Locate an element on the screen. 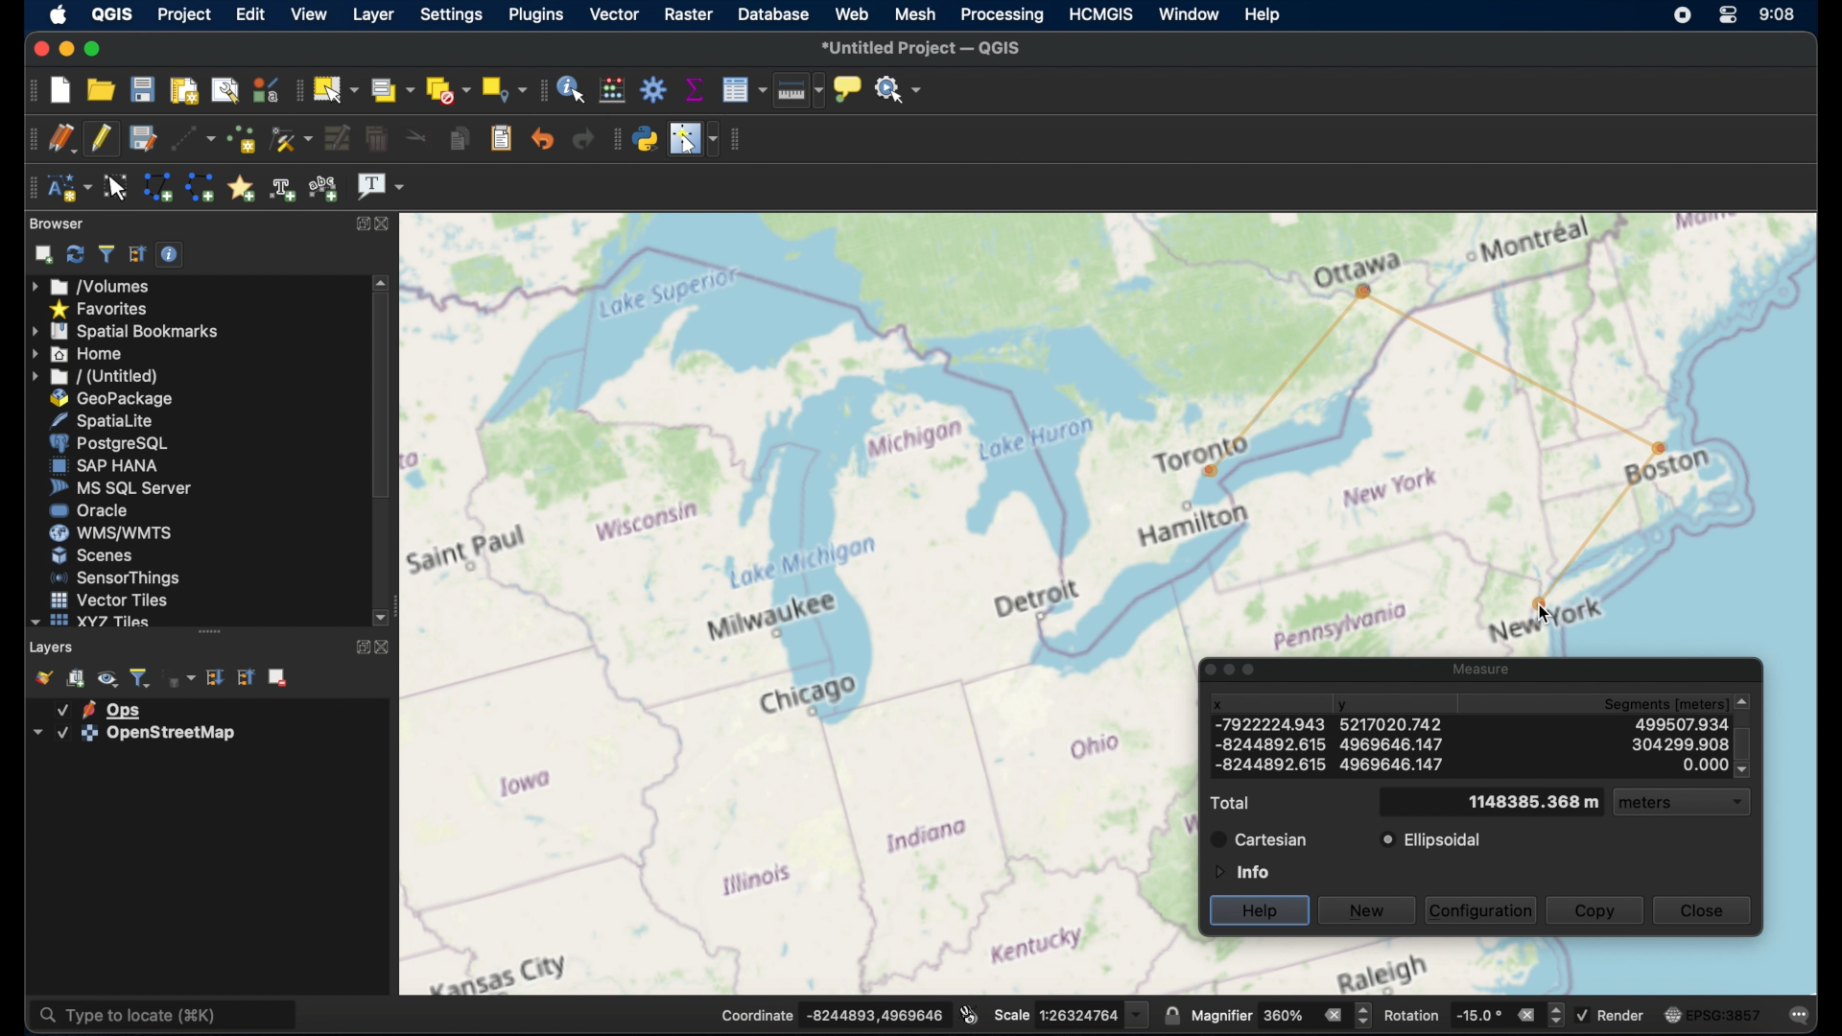 The width and height of the screenshot is (1842, 1036). new project is located at coordinates (62, 88).